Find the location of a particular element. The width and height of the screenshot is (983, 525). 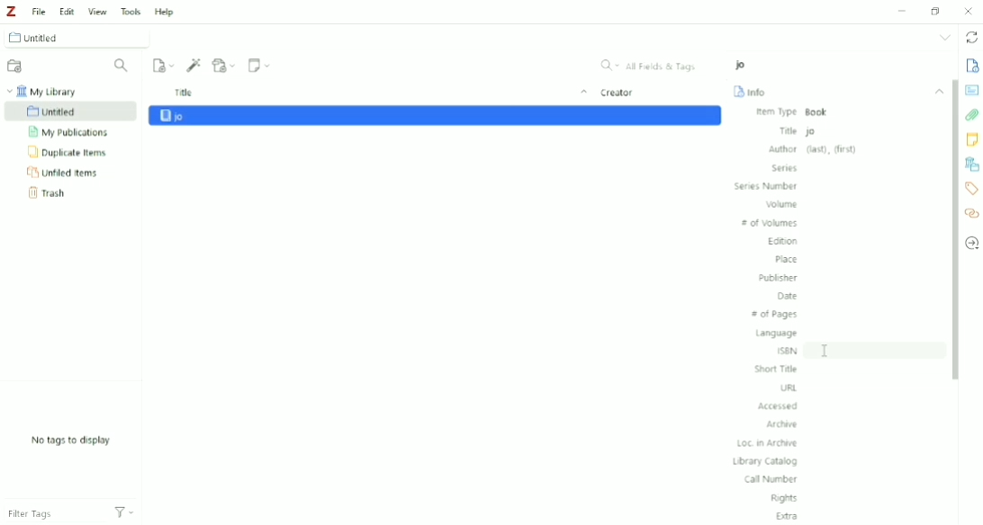

Close is located at coordinates (967, 11).